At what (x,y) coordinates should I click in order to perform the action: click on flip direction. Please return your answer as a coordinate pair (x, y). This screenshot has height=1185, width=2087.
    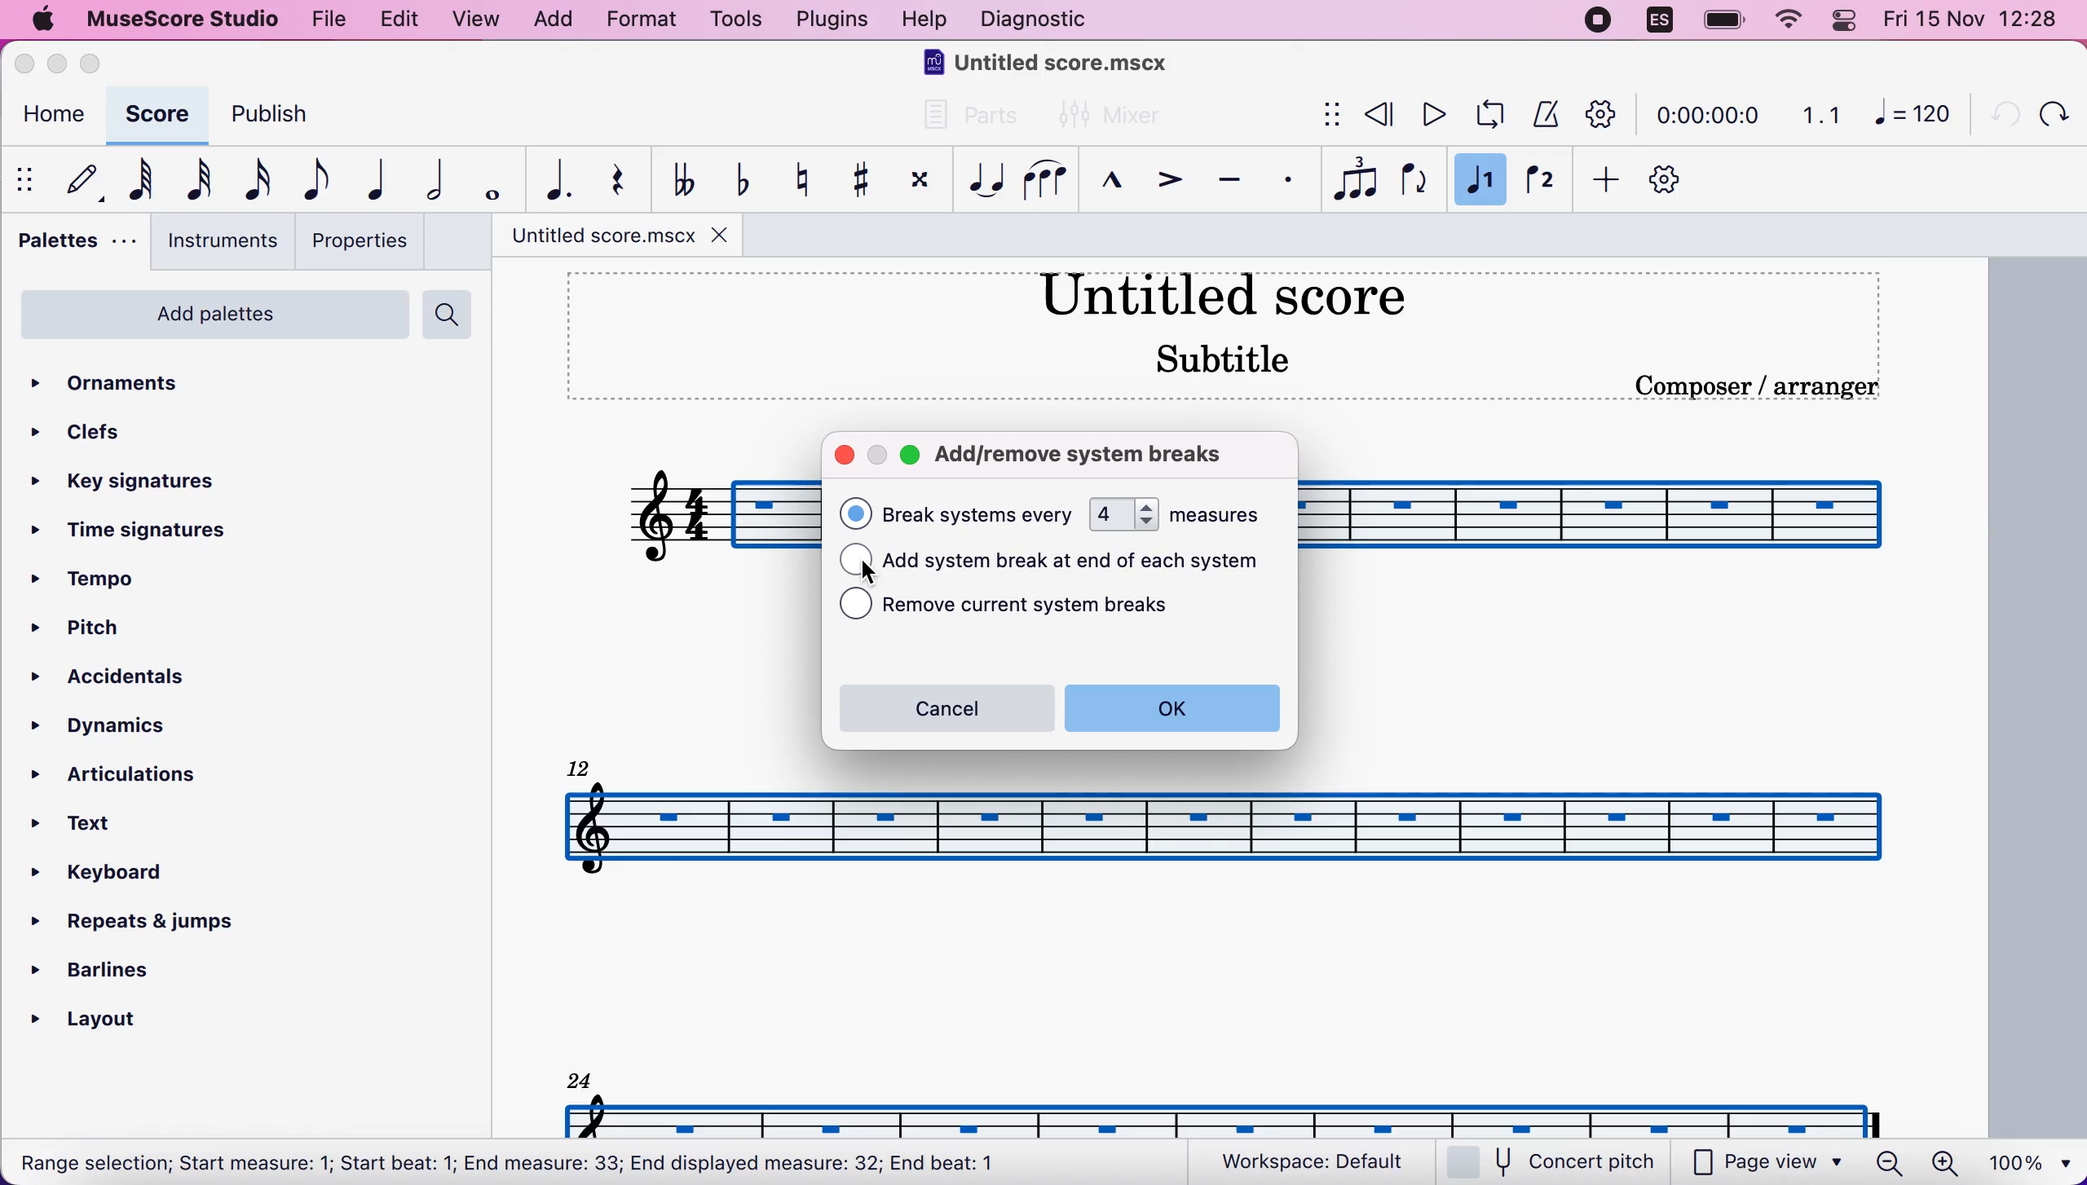
    Looking at the image, I should click on (1417, 181).